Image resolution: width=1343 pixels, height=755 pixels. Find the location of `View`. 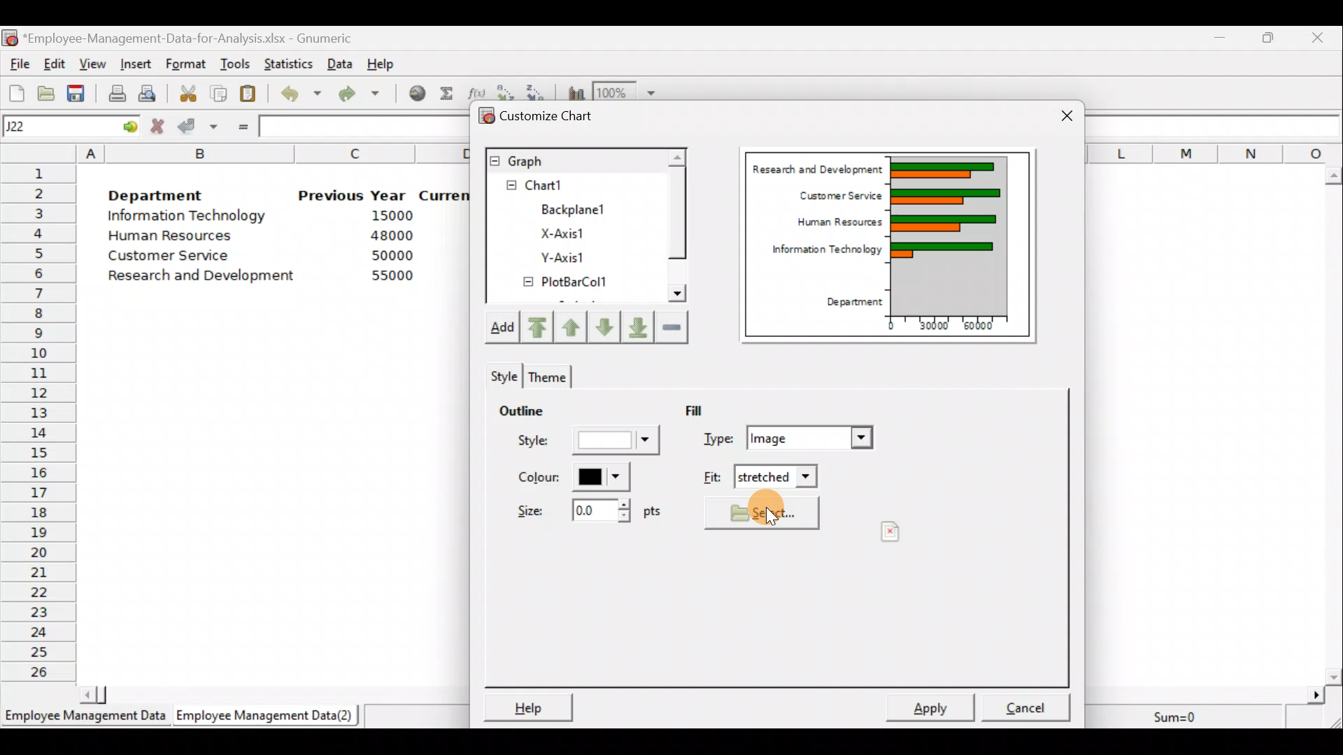

View is located at coordinates (93, 63).